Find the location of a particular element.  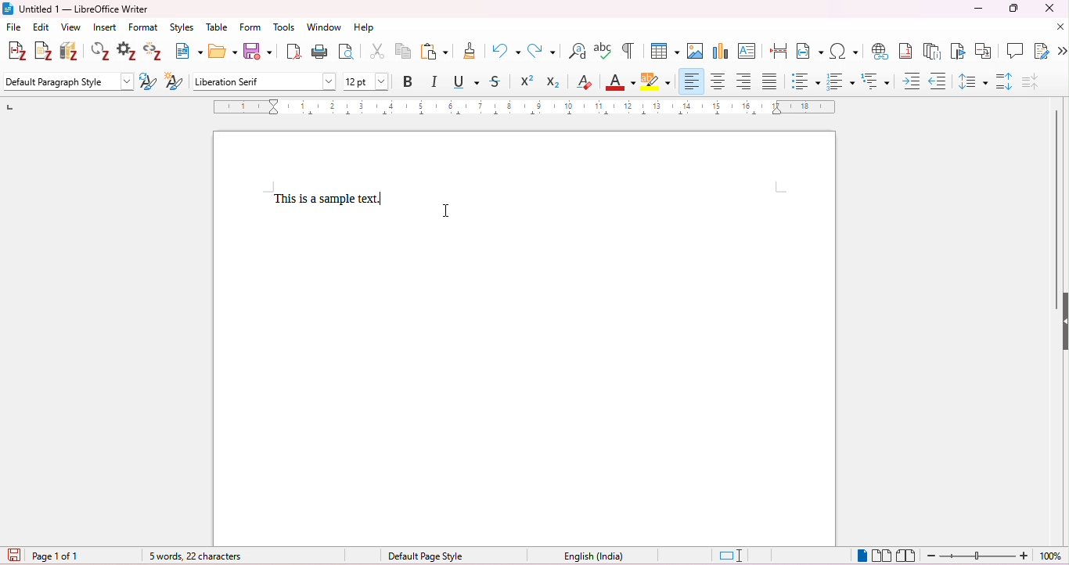

tools is located at coordinates (283, 27).